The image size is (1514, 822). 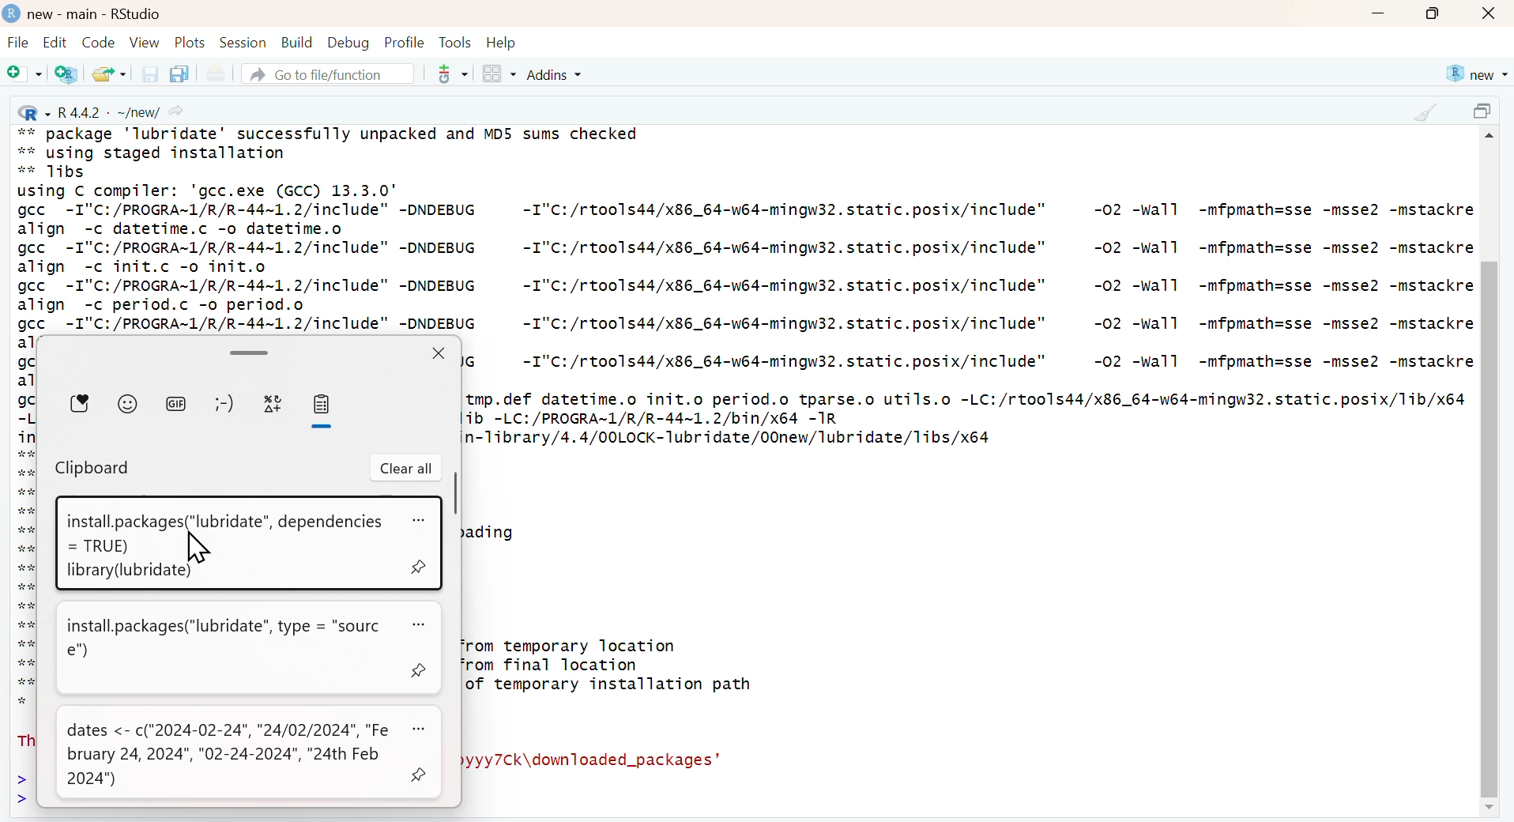 I want to click on scroll bar, so click(x=454, y=494).